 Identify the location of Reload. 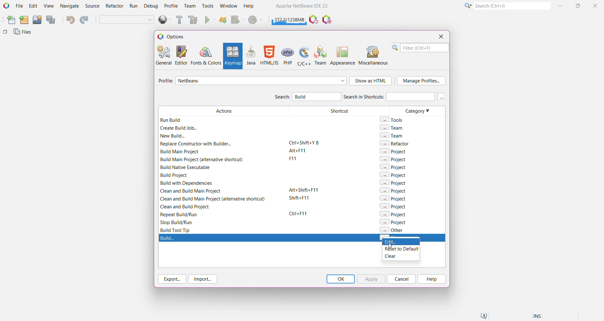
(223, 20).